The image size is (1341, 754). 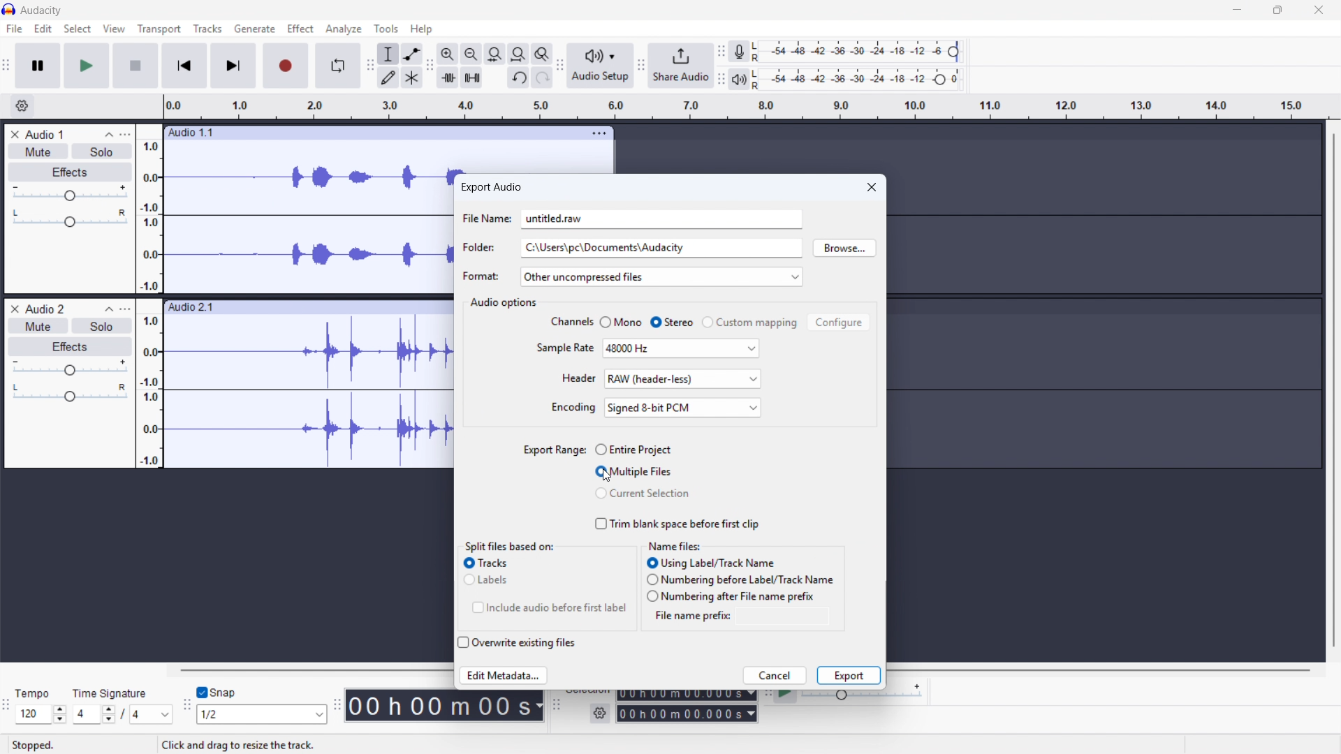 I want to click on channels, so click(x=570, y=322).